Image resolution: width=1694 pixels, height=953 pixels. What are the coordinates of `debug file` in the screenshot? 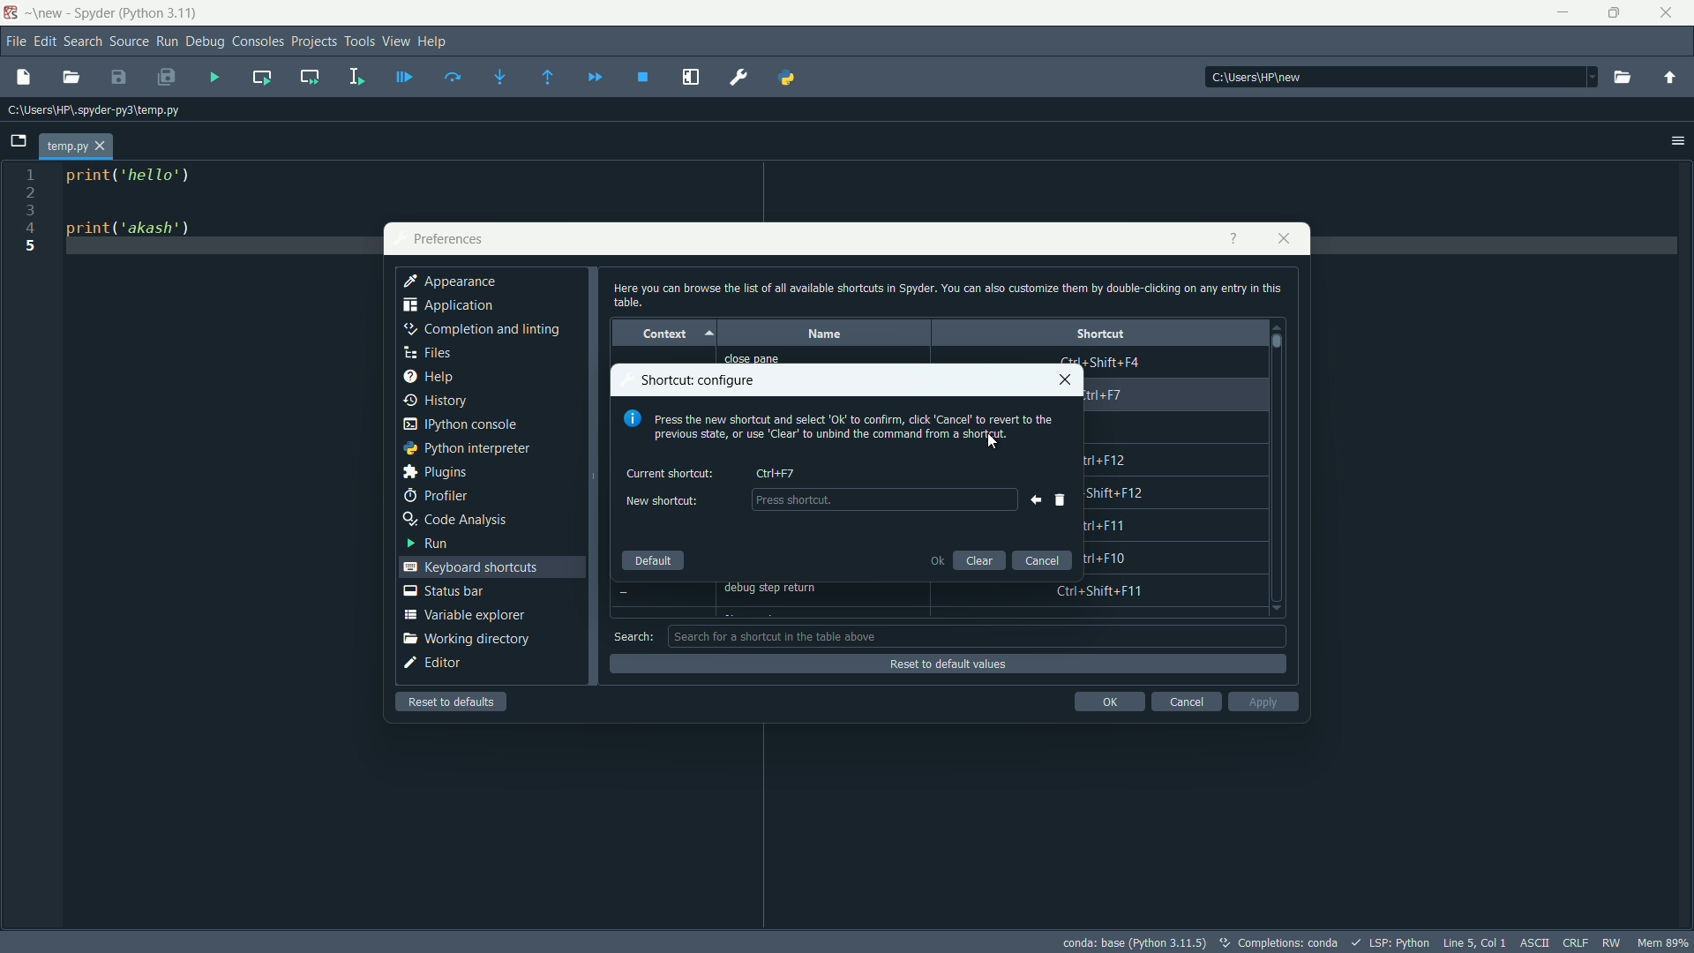 It's located at (214, 78).